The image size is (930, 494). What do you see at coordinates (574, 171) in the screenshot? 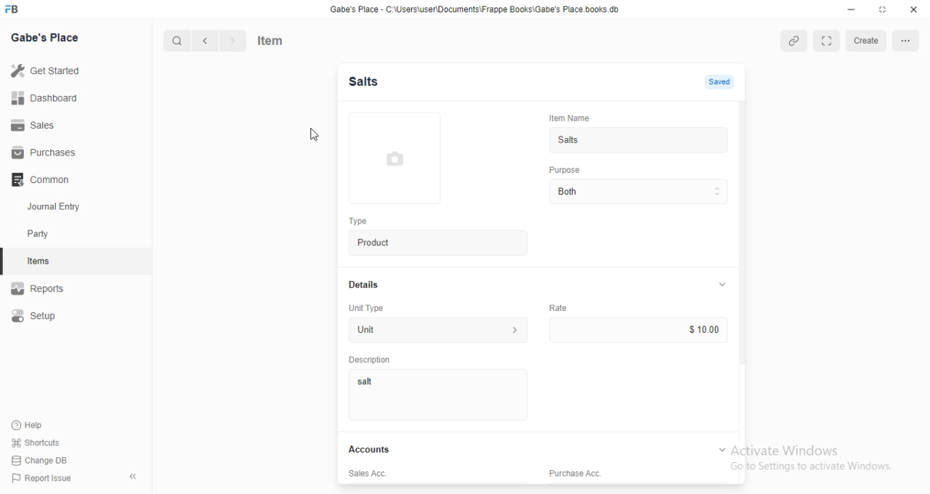
I see `Purpose` at bounding box center [574, 171].